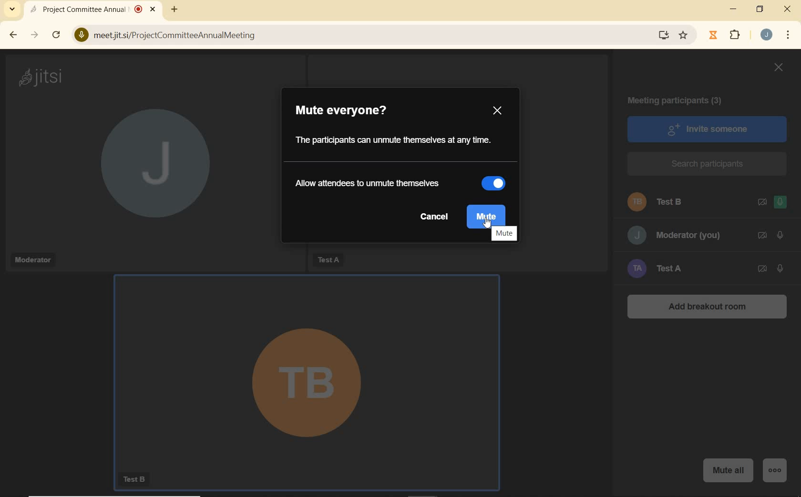  I want to click on TB, so click(304, 371).